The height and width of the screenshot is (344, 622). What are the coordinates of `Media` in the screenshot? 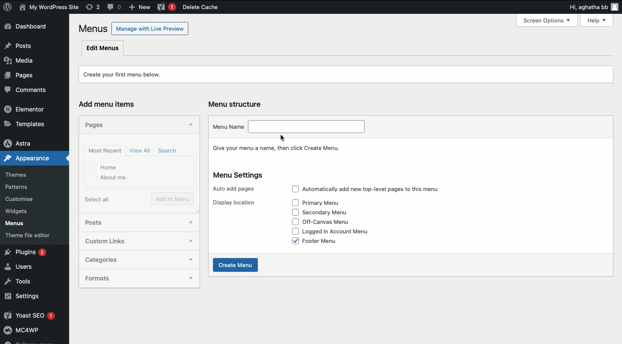 It's located at (23, 63).